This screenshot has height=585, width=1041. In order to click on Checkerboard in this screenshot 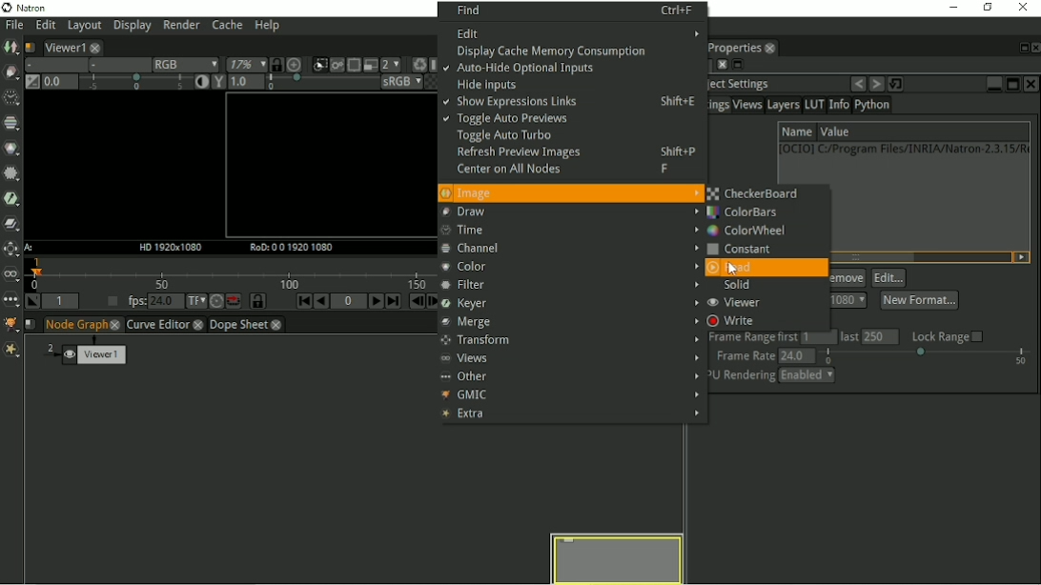, I will do `click(424, 83)`.